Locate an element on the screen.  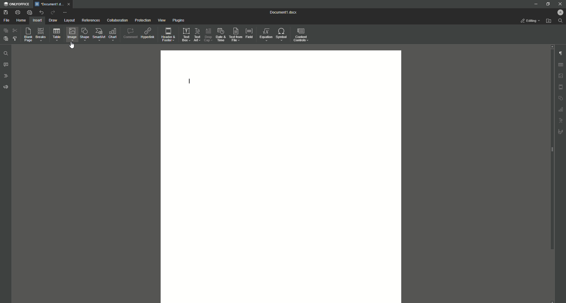
Date and Time is located at coordinates (221, 34).